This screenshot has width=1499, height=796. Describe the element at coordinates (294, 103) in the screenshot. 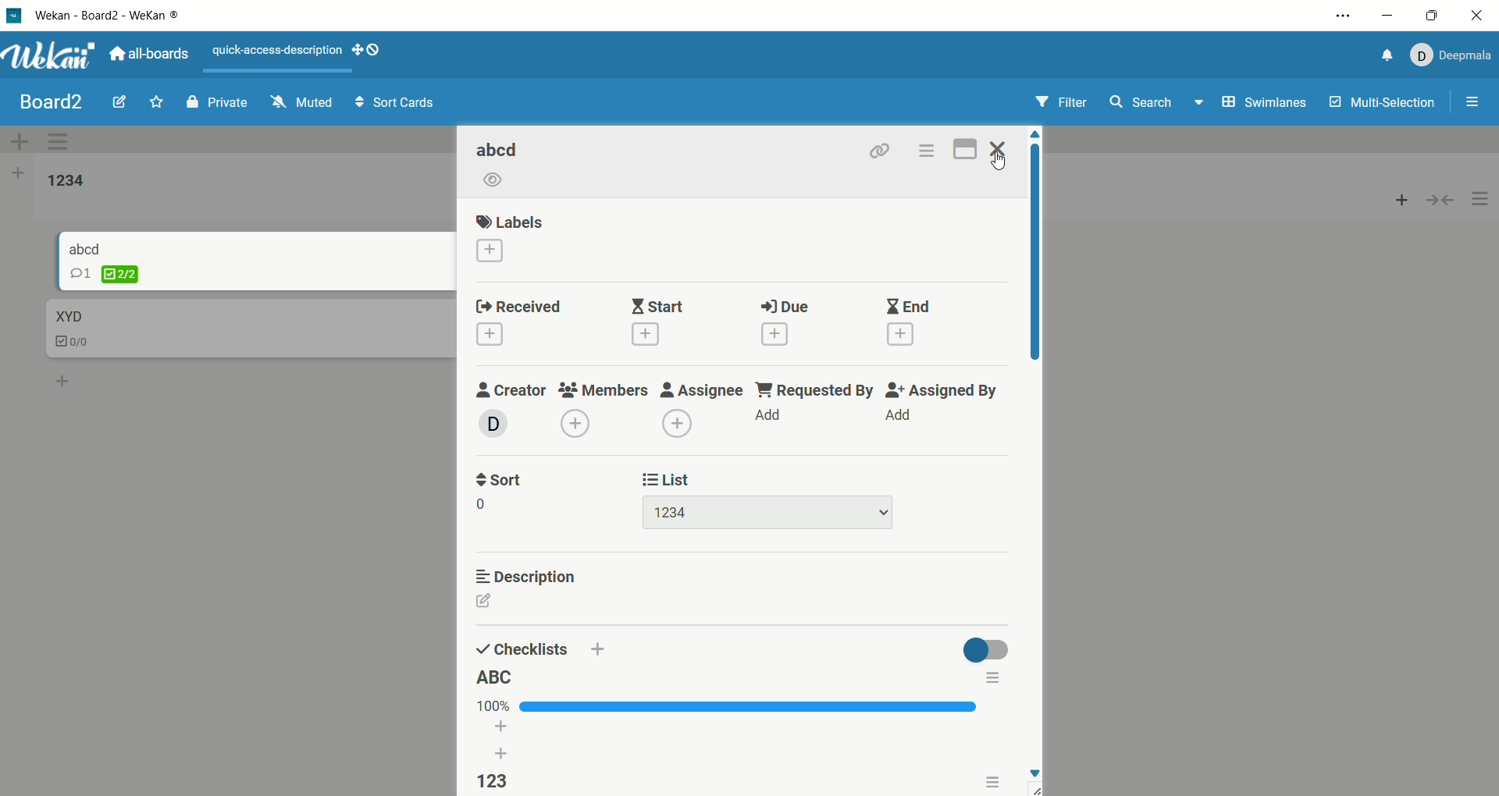

I see `muted` at that location.